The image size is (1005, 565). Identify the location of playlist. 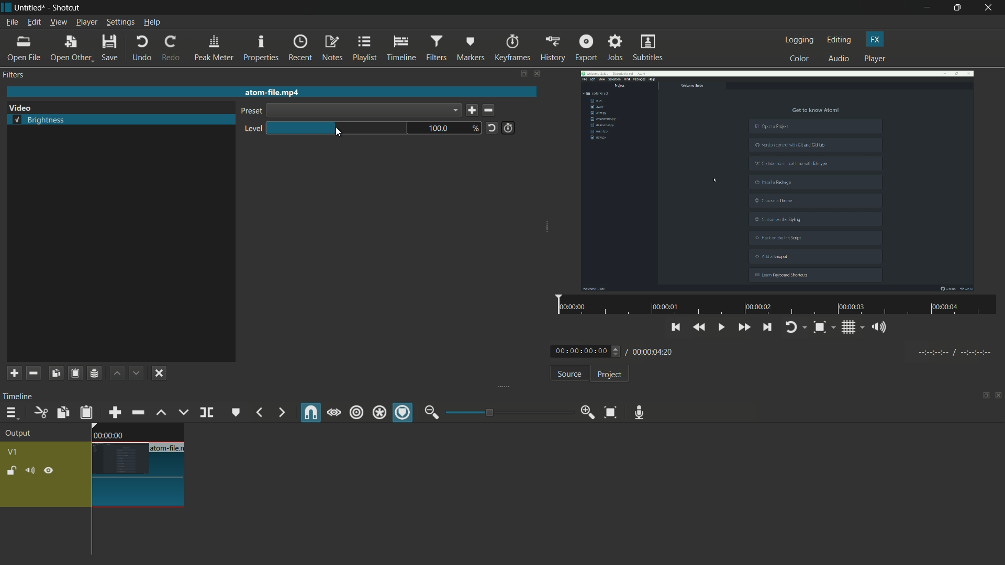
(365, 48).